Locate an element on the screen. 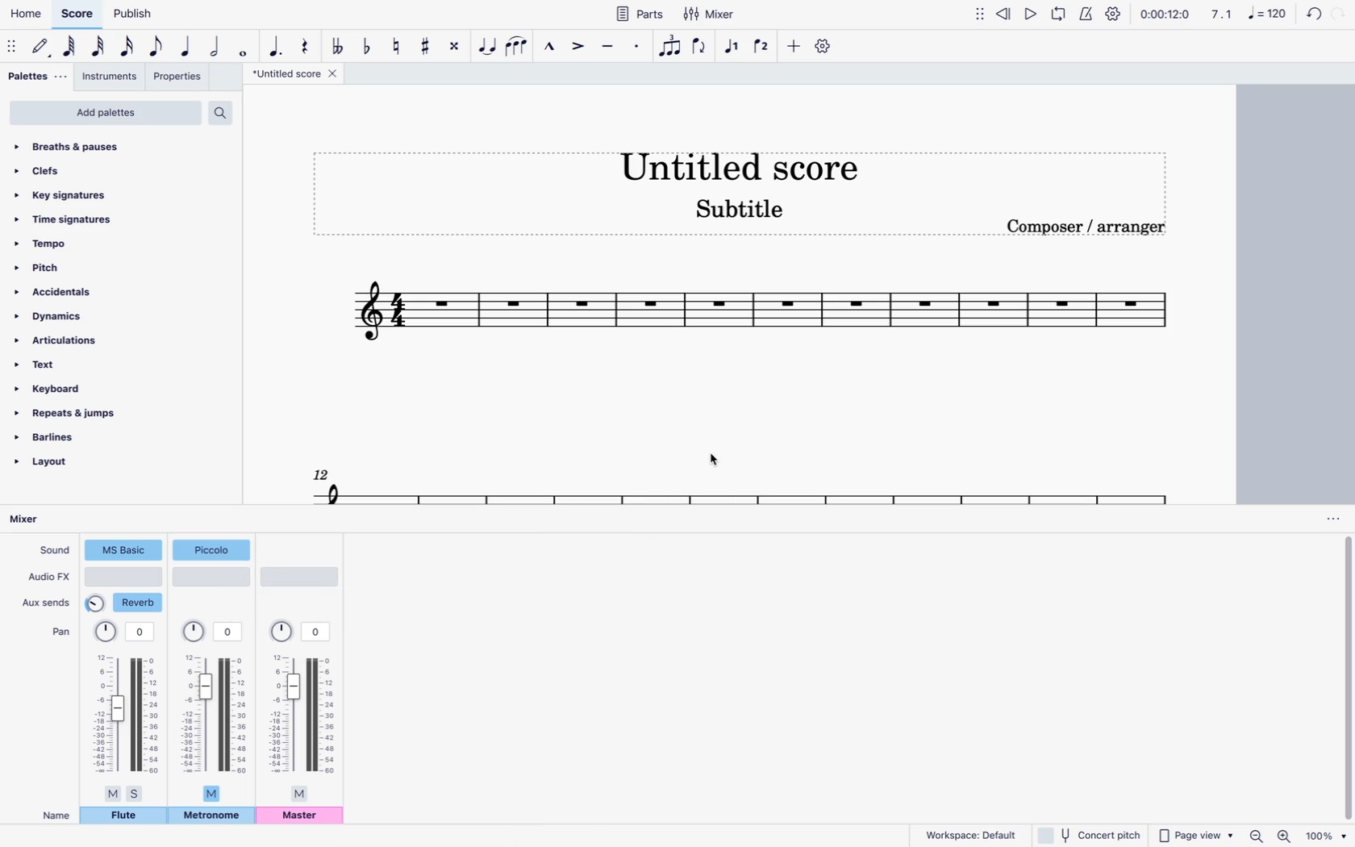  properties is located at coordinates (181, 79).